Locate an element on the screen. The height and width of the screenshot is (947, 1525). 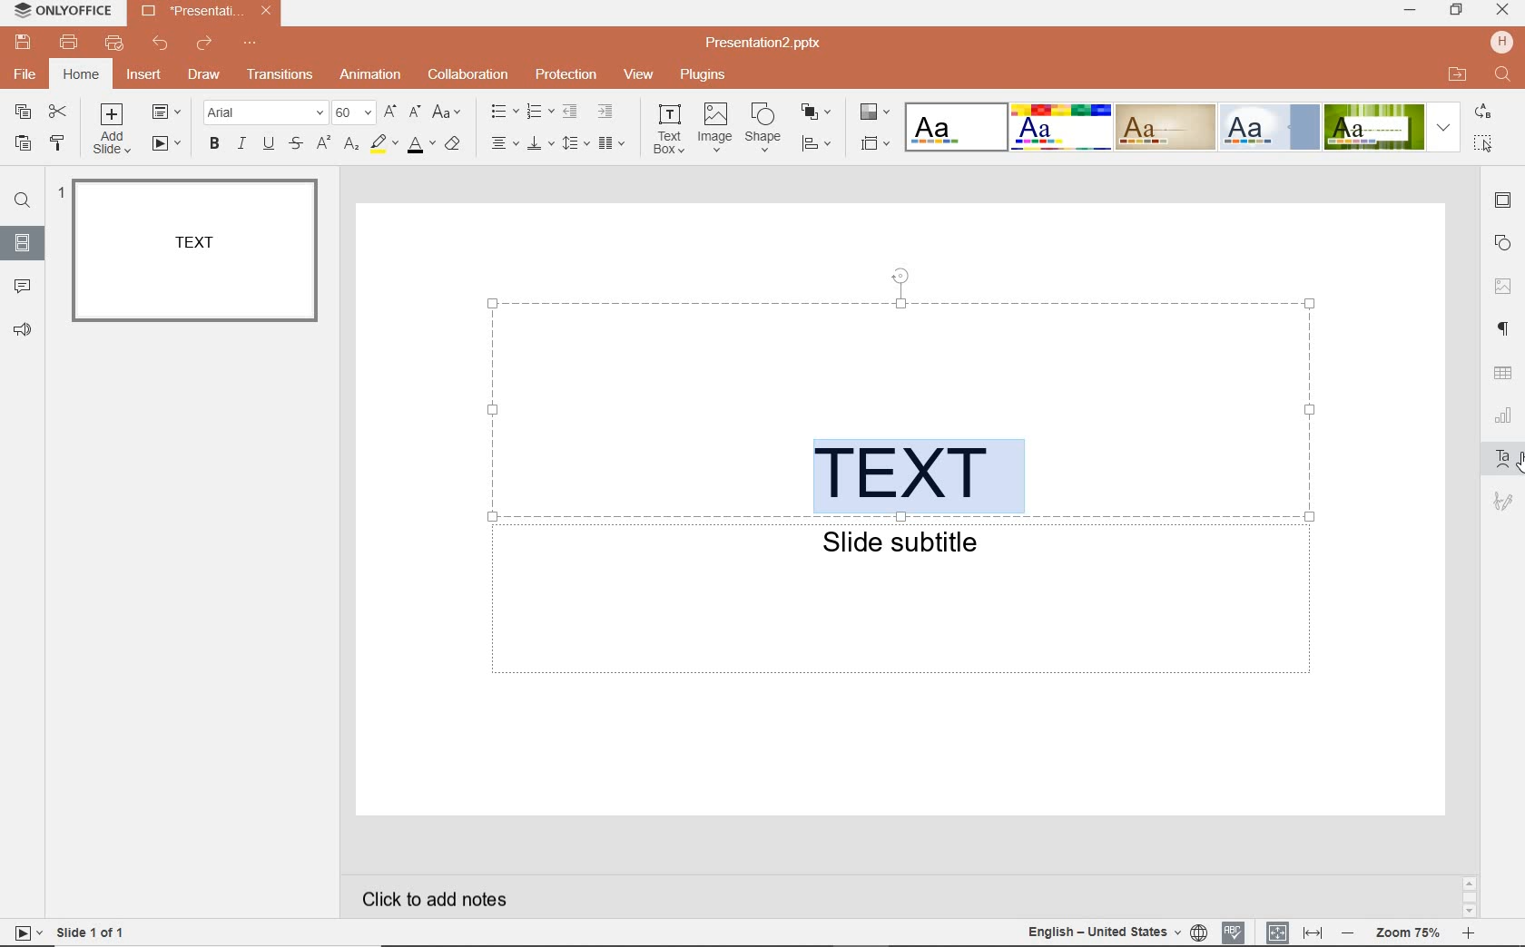
UNDERLINE is located at coordinates (269, 143).